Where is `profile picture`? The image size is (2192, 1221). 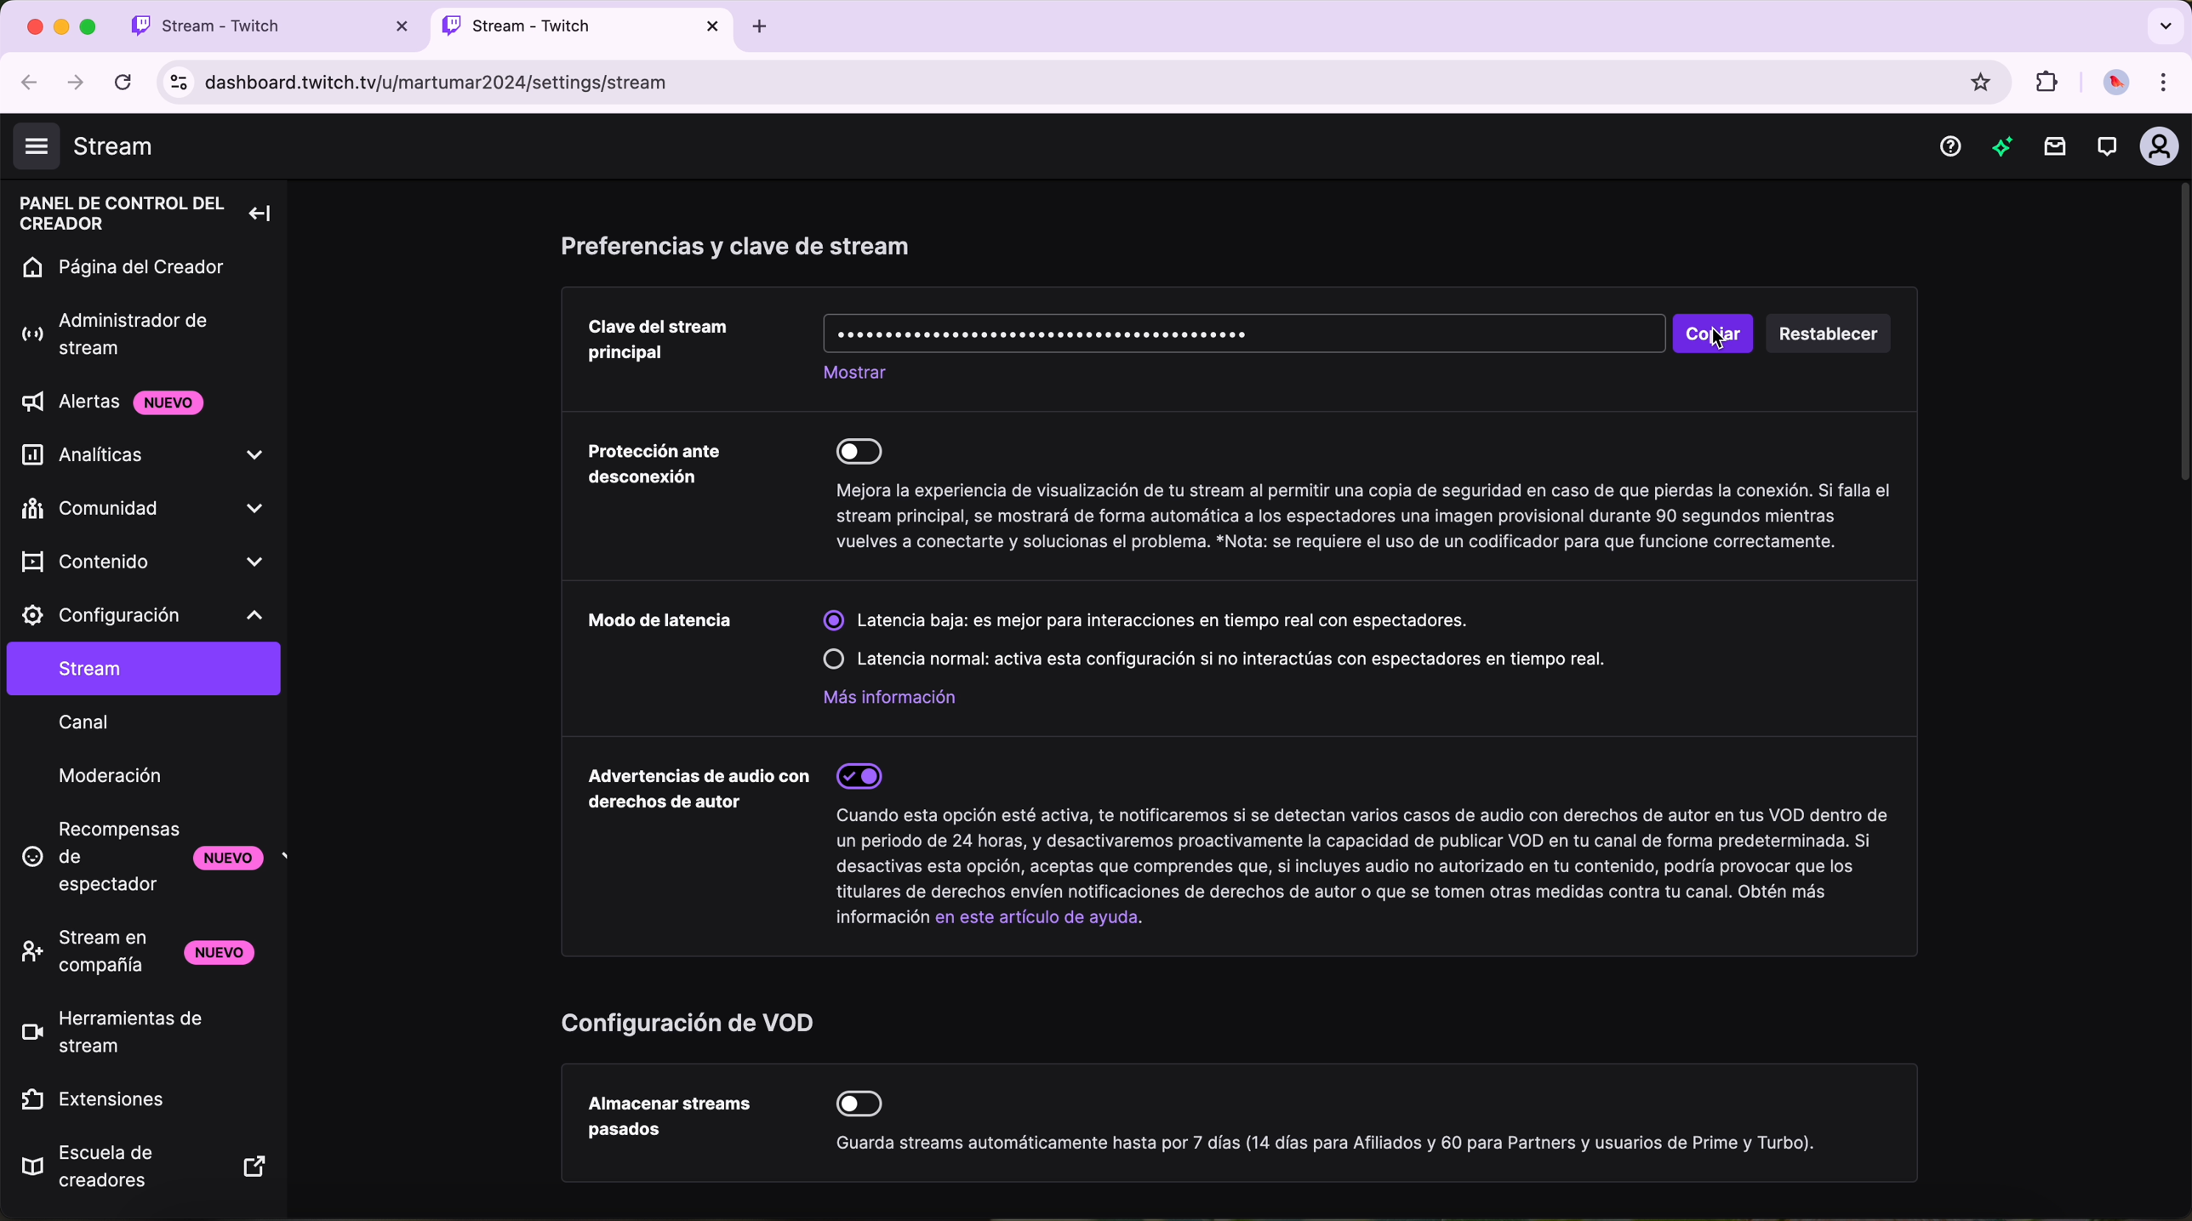
profile picture is located at coordinates (2109, 84).